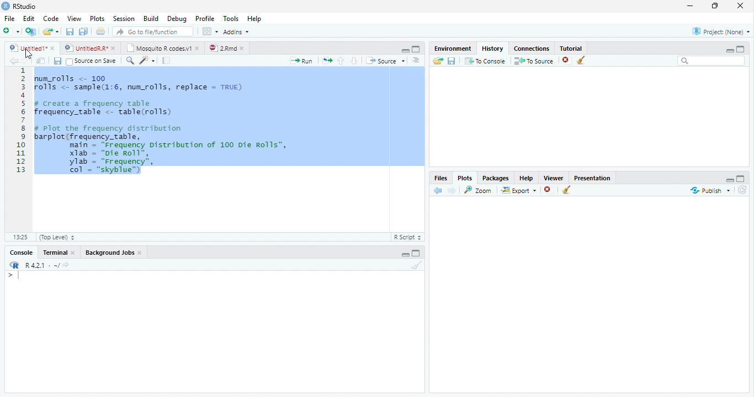 The image size is (754, 397). I want to click on Save all open files, so click(83, 31).